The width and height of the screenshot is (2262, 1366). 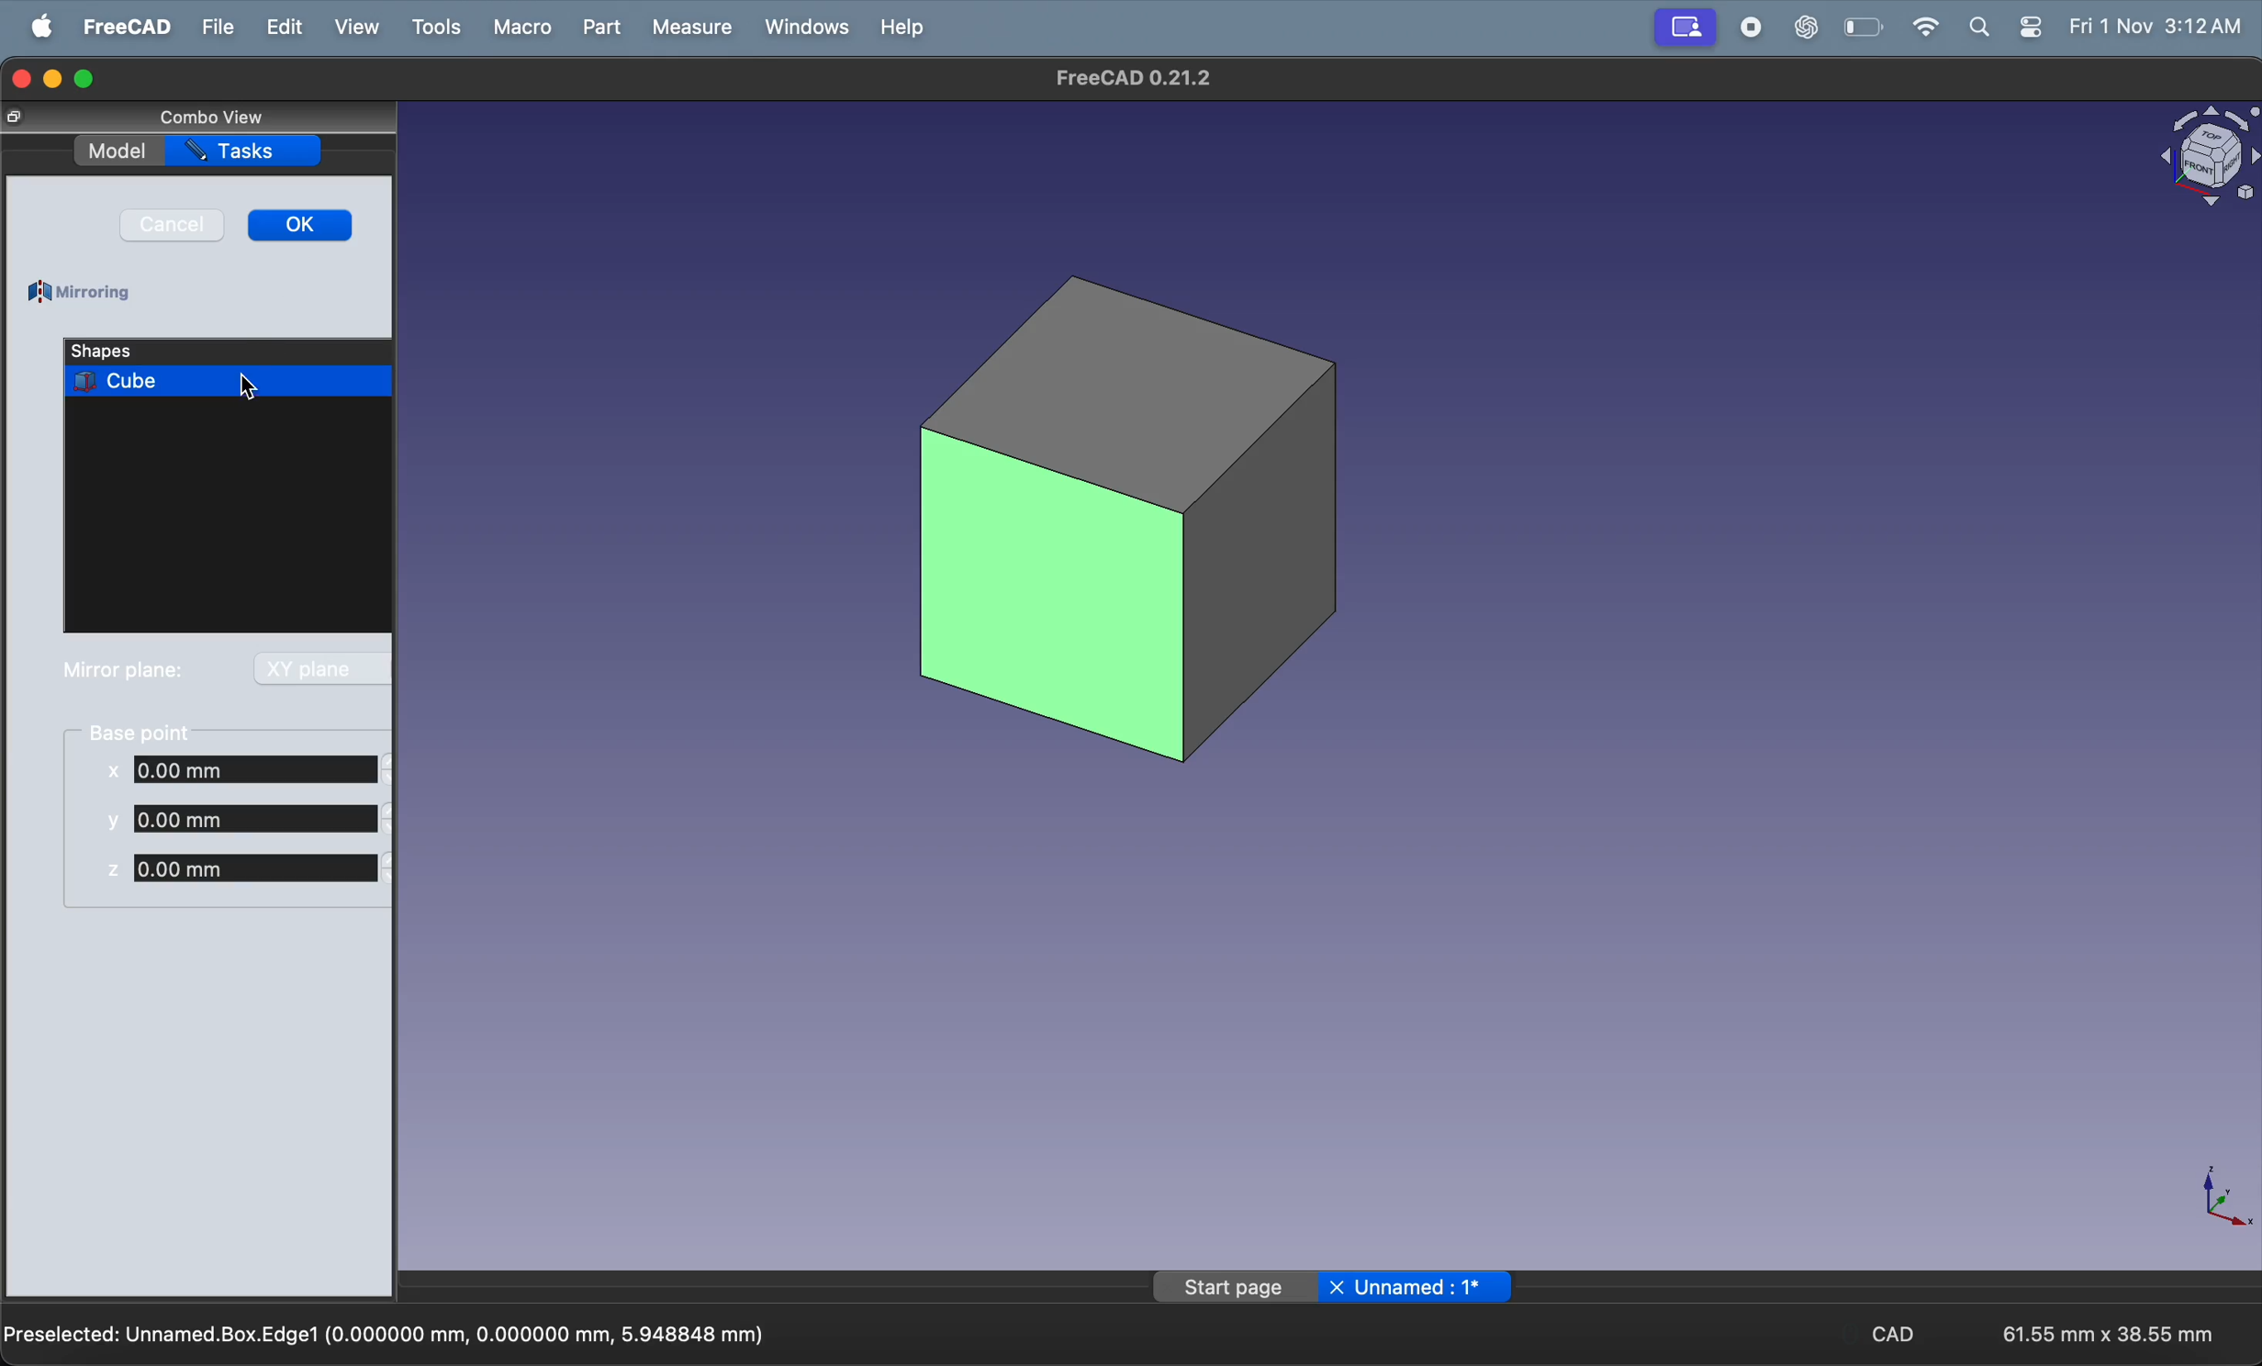 I want to click on axis, so click(x=2211, y=1200).